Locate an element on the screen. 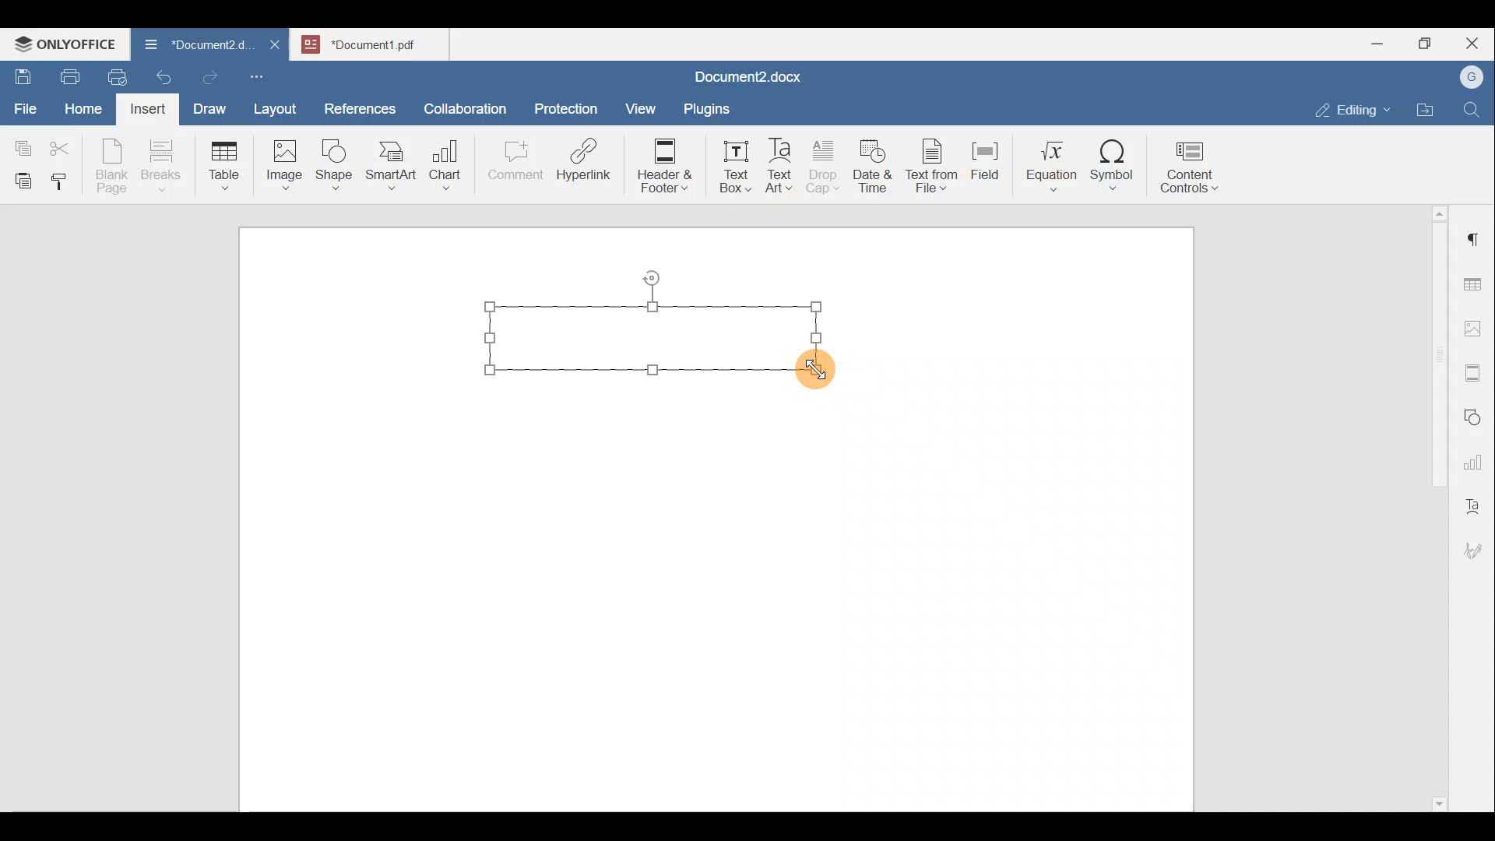 The image size is (1495, 841). Blank page is located at coordinates (114, 166).